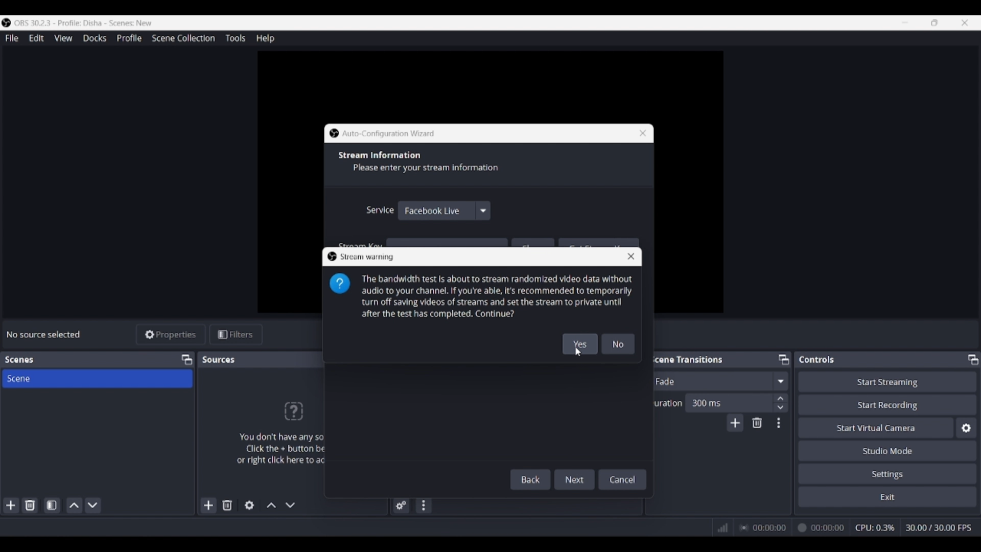  Describe the element at coordinates (249, 505) in the screenshot. I see `Open source properties` at that location.